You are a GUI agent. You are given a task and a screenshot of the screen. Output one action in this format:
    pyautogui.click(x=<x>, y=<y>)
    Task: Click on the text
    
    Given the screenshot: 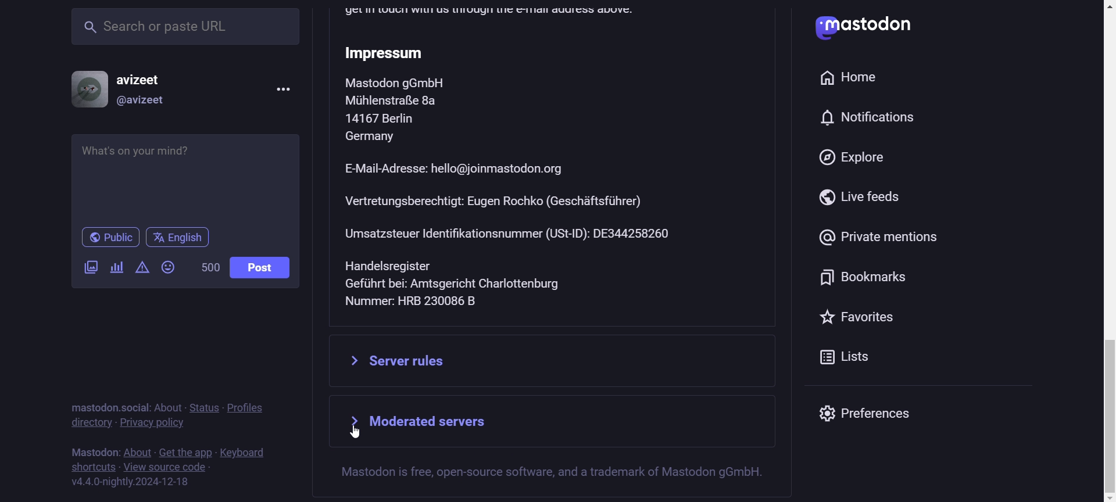 What is the action you would take?
    pyautogui.click(x=557, y=166)
    